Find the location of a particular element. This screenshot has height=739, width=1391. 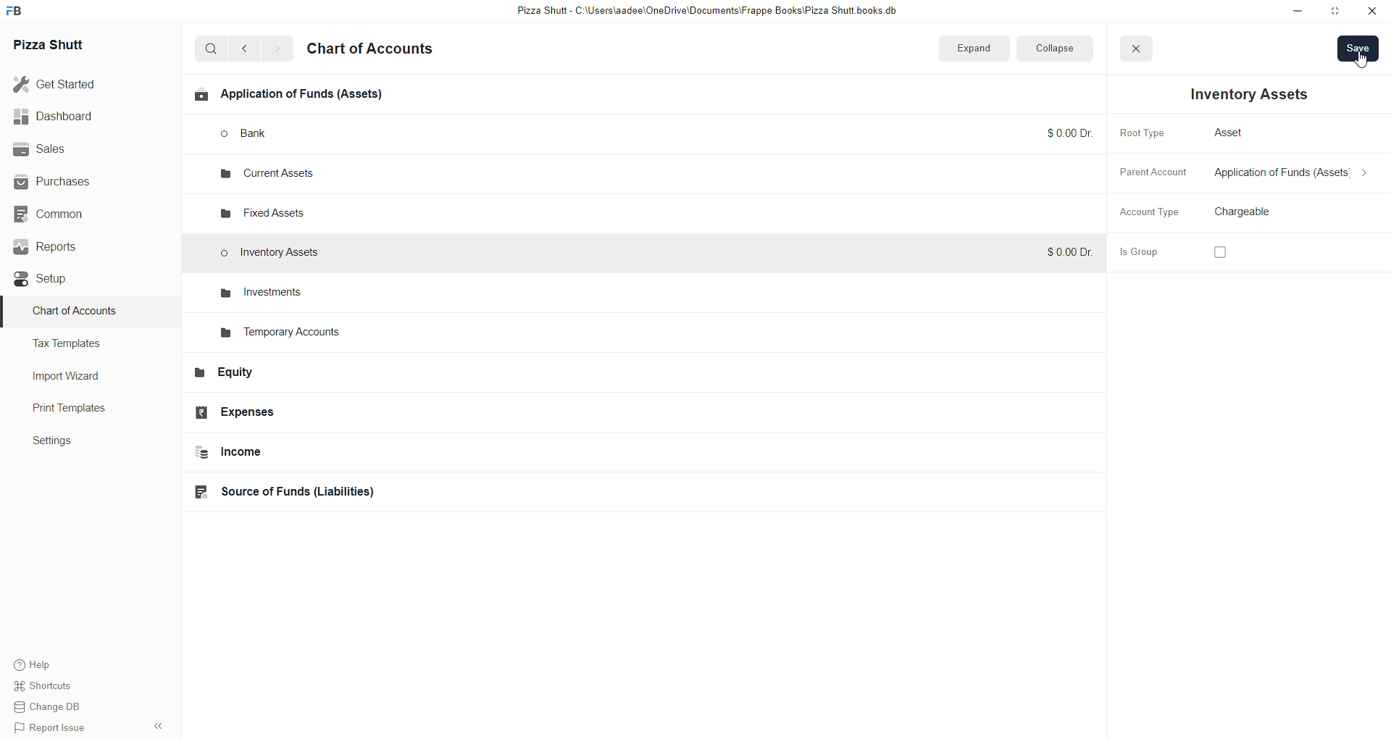

bank  is located at coordinates (267, 134).